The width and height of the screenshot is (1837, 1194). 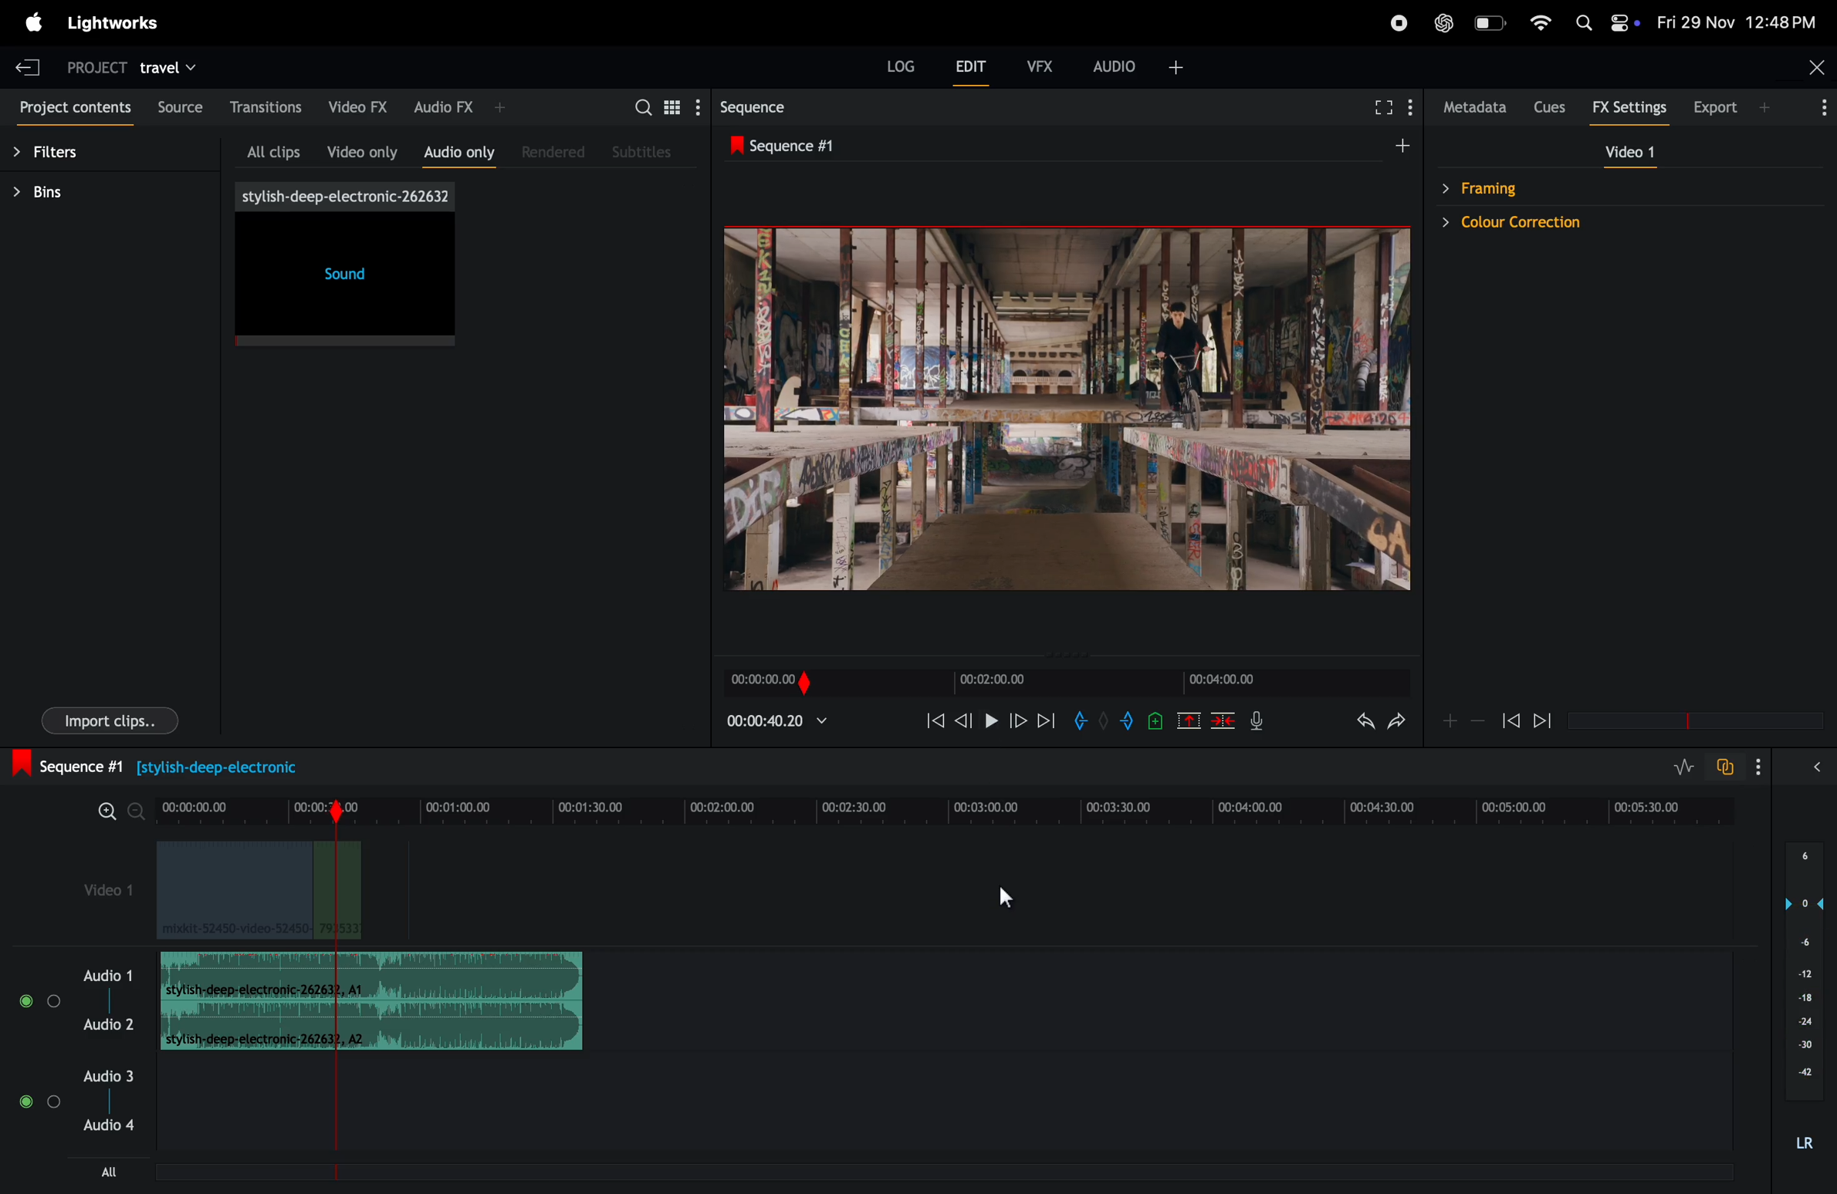 What do you see at coordinates (461, 150) in the screenshot?
I see `audio only` at bounding box center [461, 150].